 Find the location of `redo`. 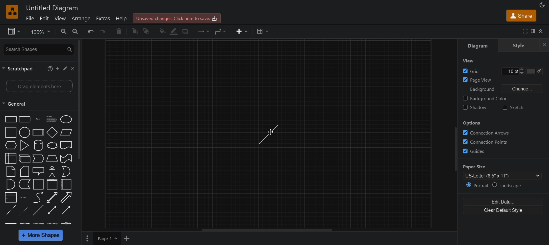

redo is located at coordinates (105, 31).